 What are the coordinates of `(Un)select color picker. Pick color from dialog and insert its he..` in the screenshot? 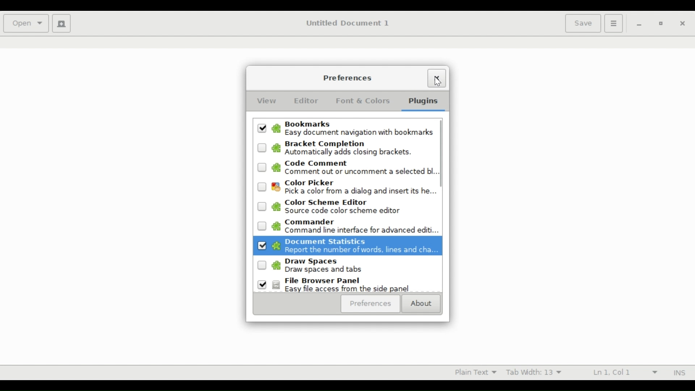 It's located at (354, 188).